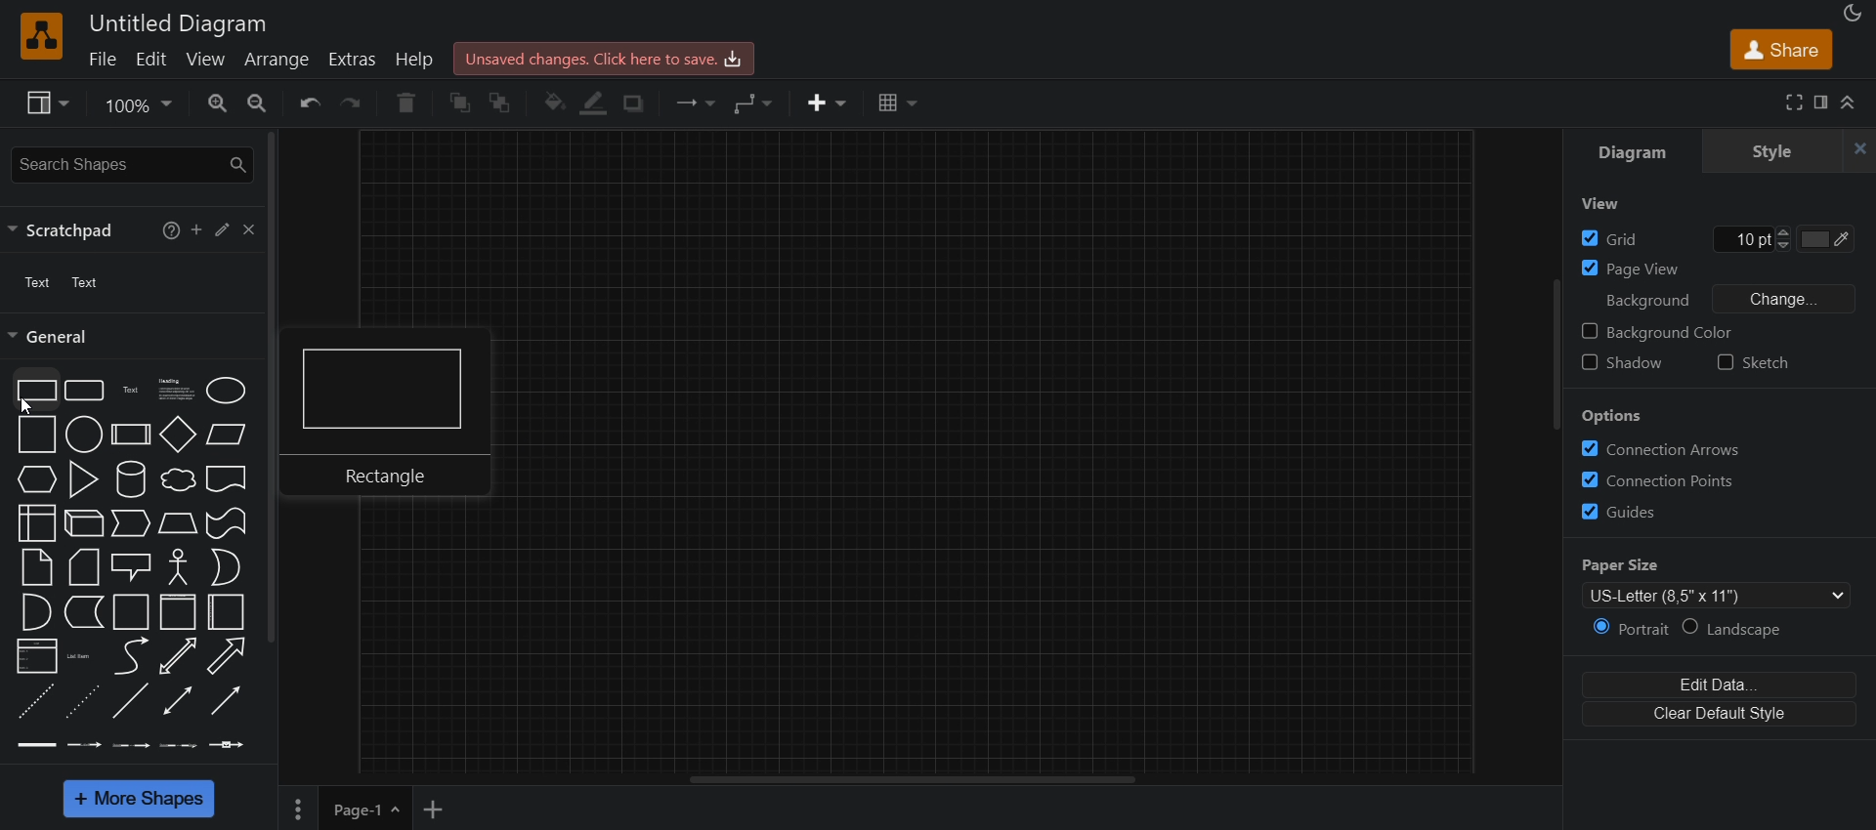 The height and width of the screenshot is (830, 1876). What do you see at coordinates (228, 524) in the screenshot?
I see `tape` at bounding box center [228, 524].